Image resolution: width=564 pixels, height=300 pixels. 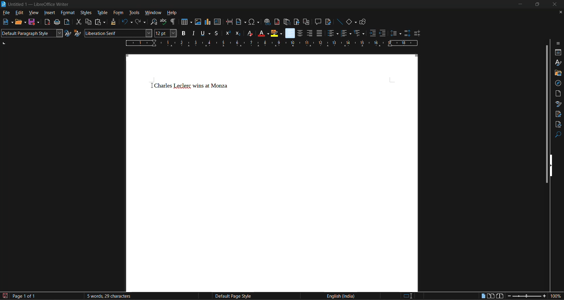 What do you see at coordinates (33, 14) in the screenshot?
I see `view` at bounding box center [33, 14].